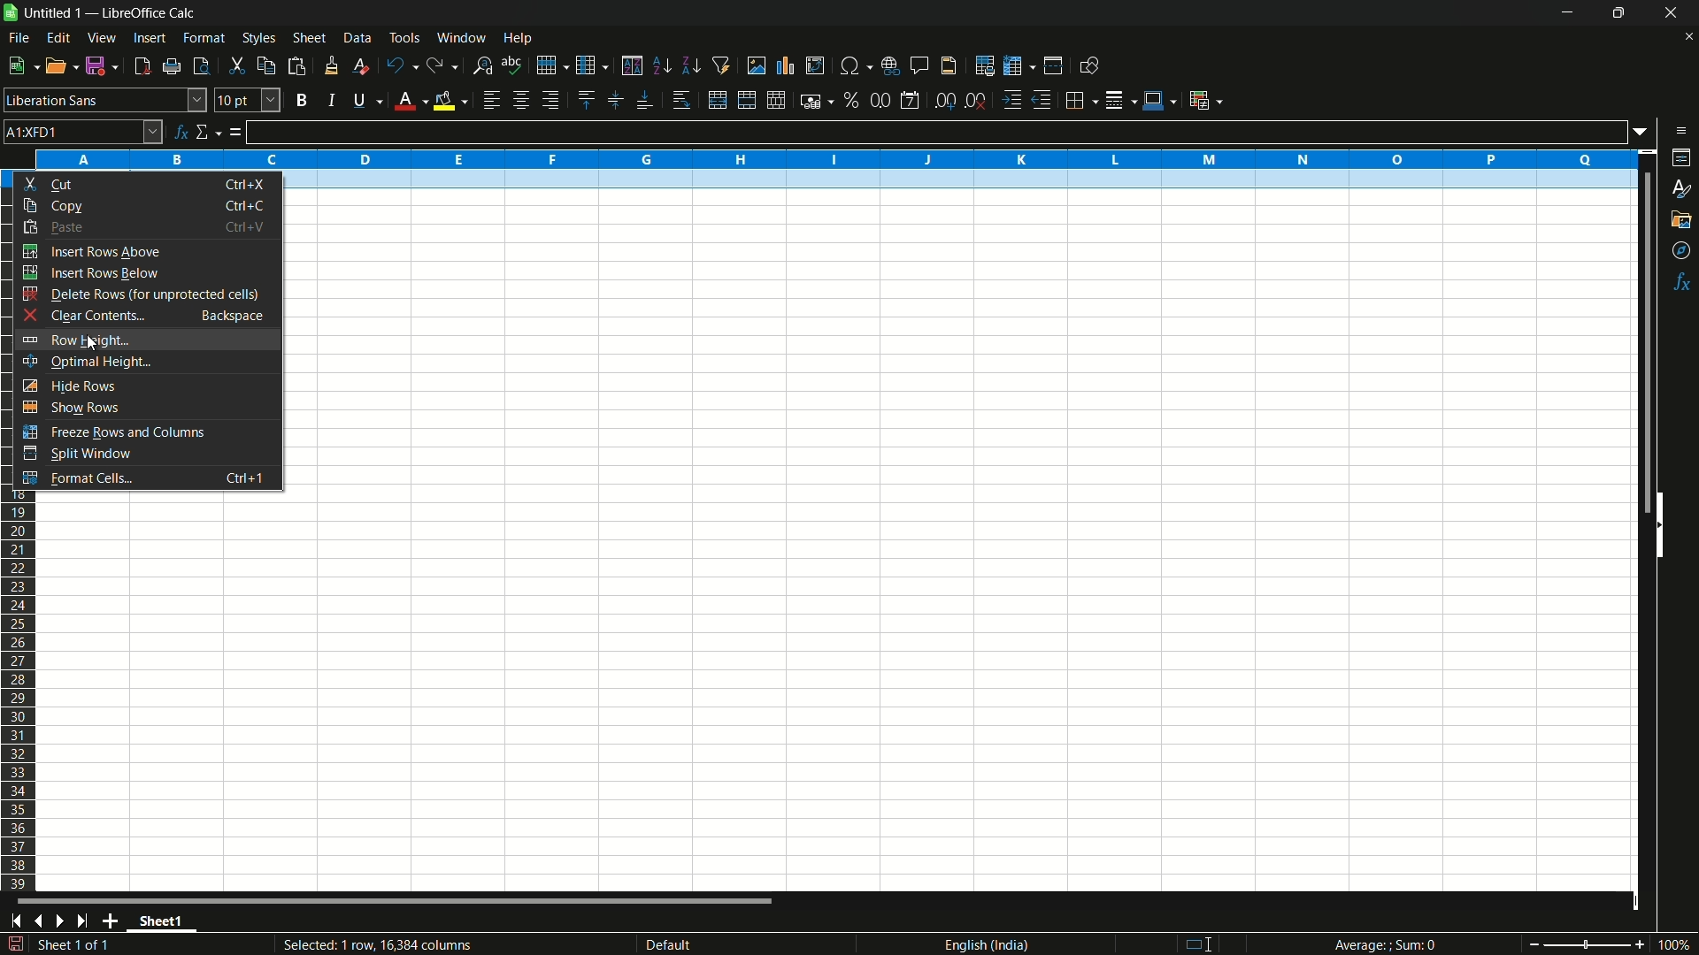 This screenshot has height=955, width=1699. Describe the element at coordinates (1586, 944) in the screenshot. I see `zoom slider` at that location.